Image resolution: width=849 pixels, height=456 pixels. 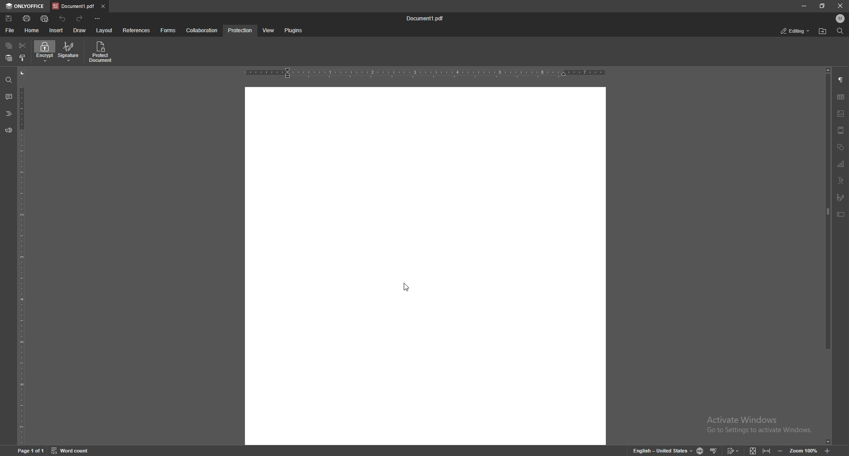 What do you see at coordinates (31, 449) in the screenshot?
I see `page` at bounding box center [31, 449].